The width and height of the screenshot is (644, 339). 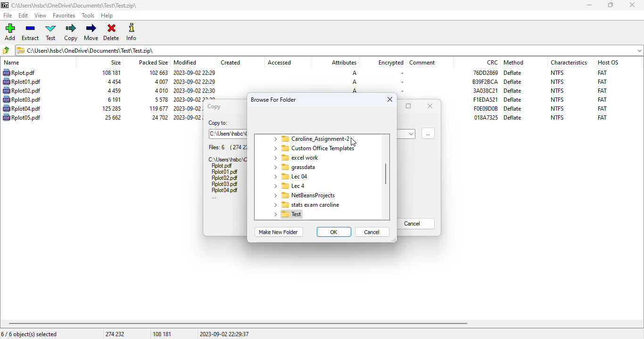 I want to click on size, so click(x=113, y=82).